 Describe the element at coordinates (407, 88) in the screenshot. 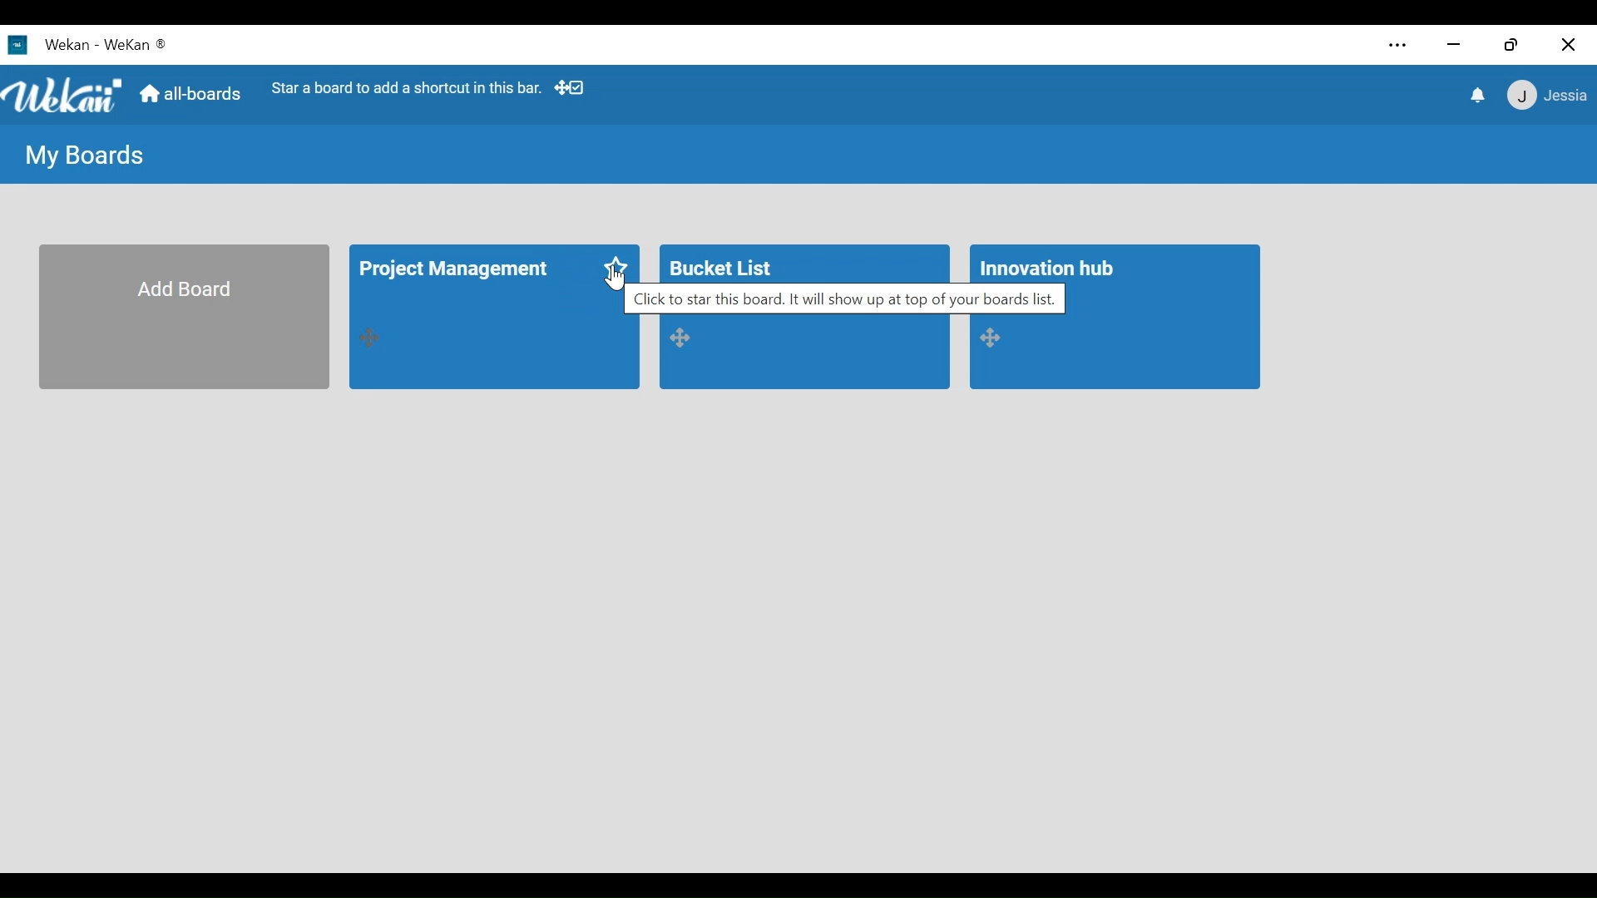

I see `Star a board to add a shortcut in this bar` at that location.